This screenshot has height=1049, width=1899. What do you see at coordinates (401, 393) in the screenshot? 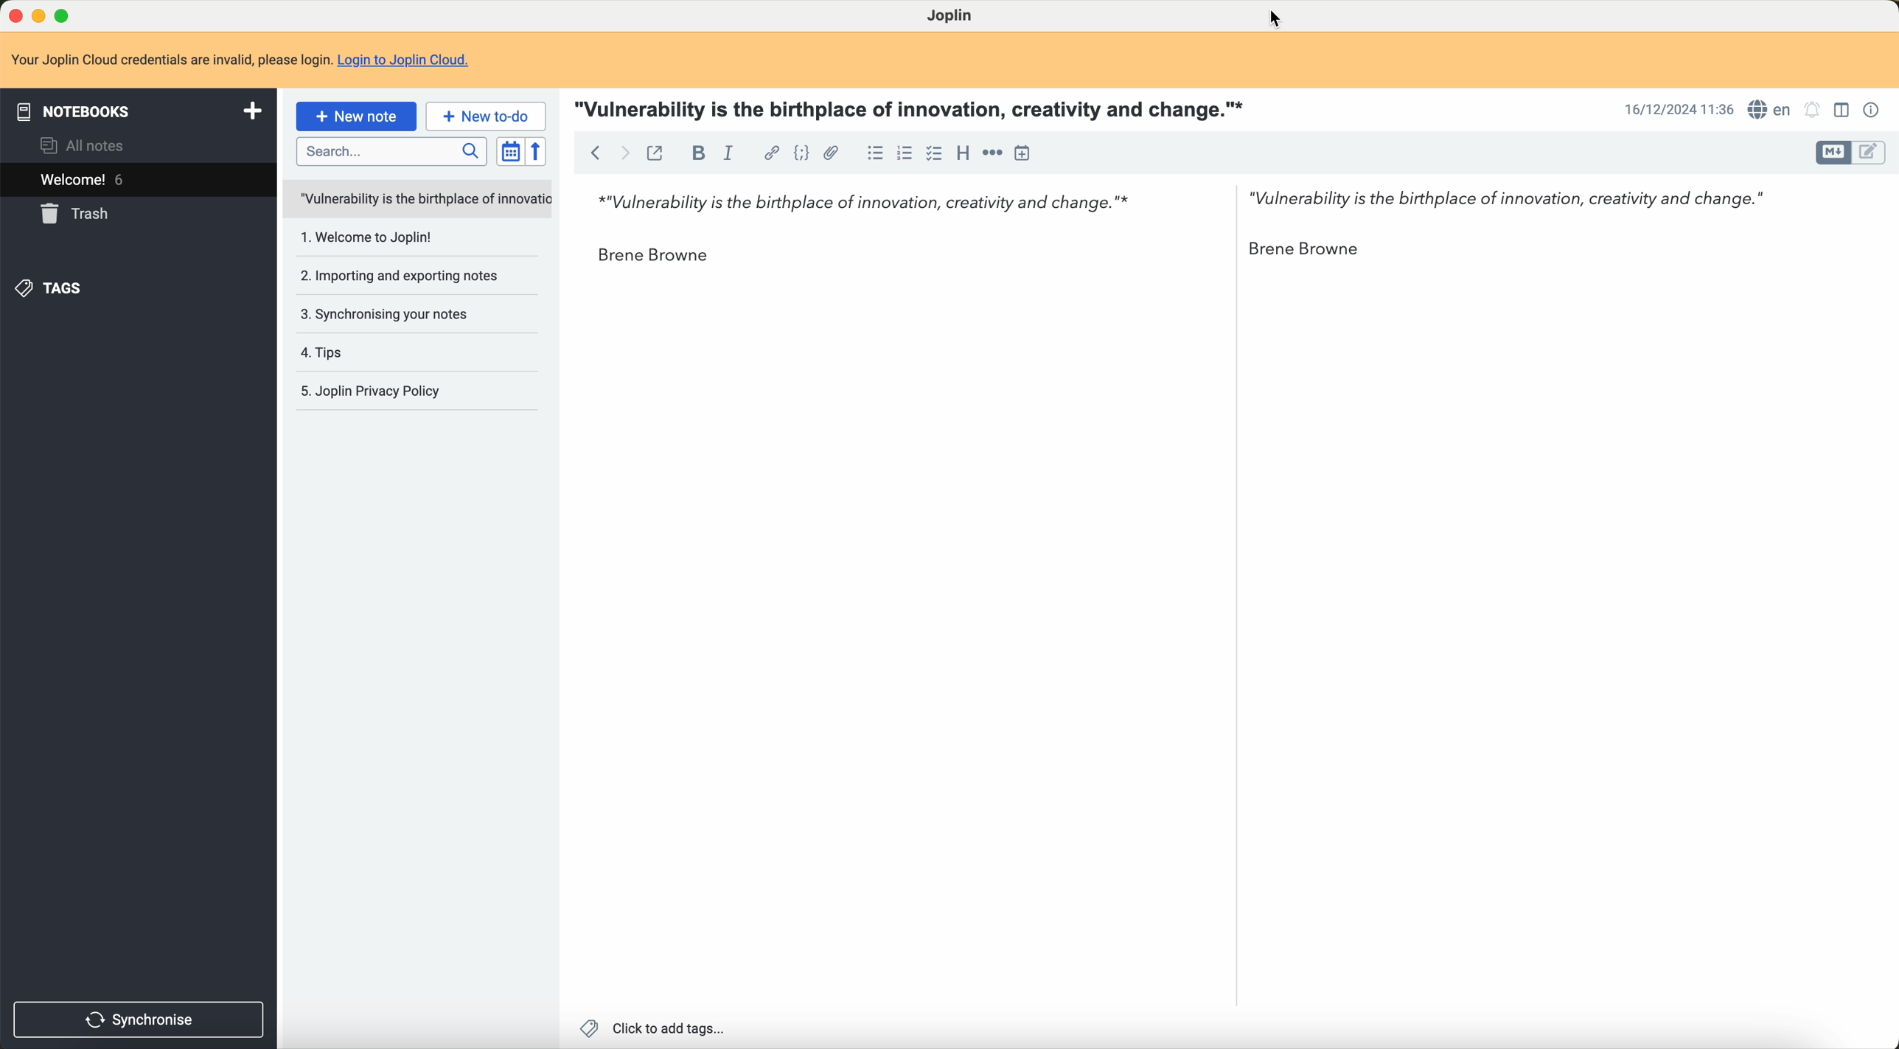
I see `Joplin privacy policy` at bounding box center [401, 393].